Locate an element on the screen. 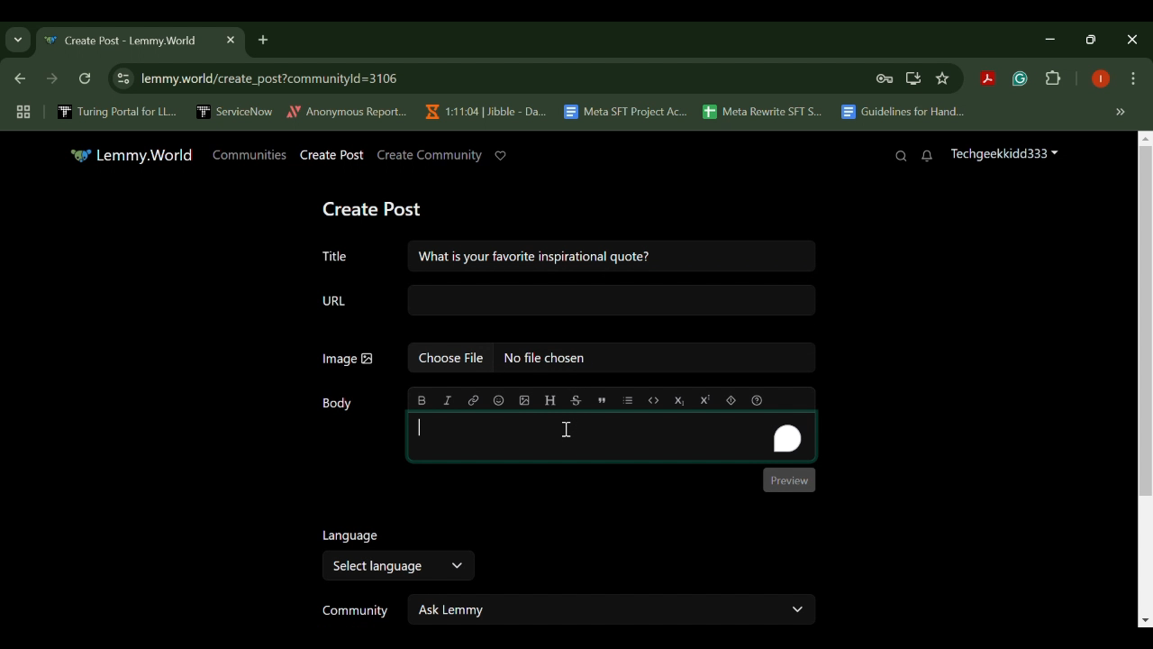 The width and height of the screenshot is (1153, 649). Meta Rewrite SFT S... is located at coordinates (763, 113).